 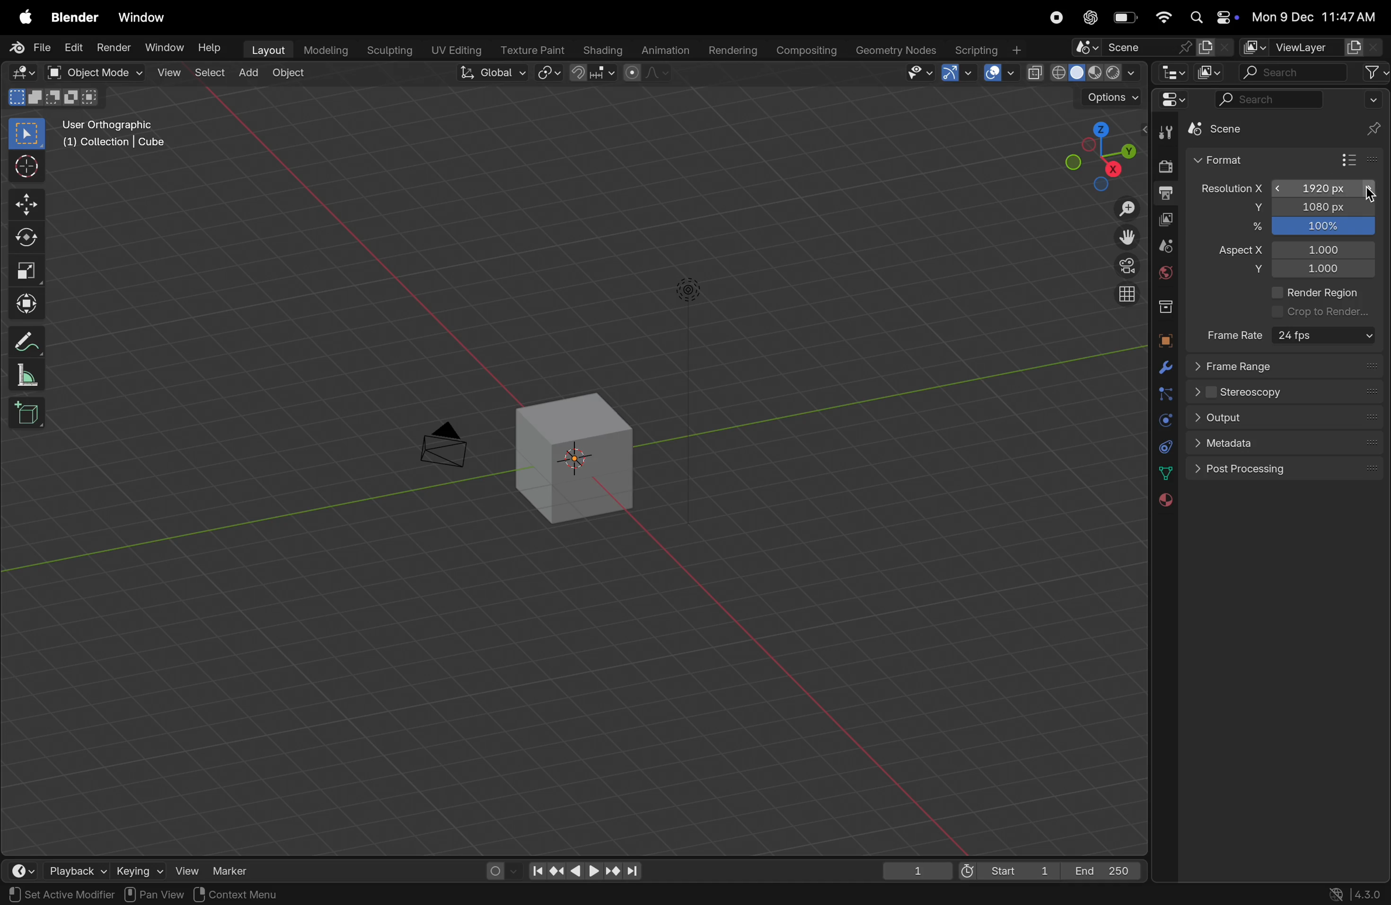 What do you see at coordinates (32, 414) in the screenshot?
I see `add cube` at bounding box center [32, 414].